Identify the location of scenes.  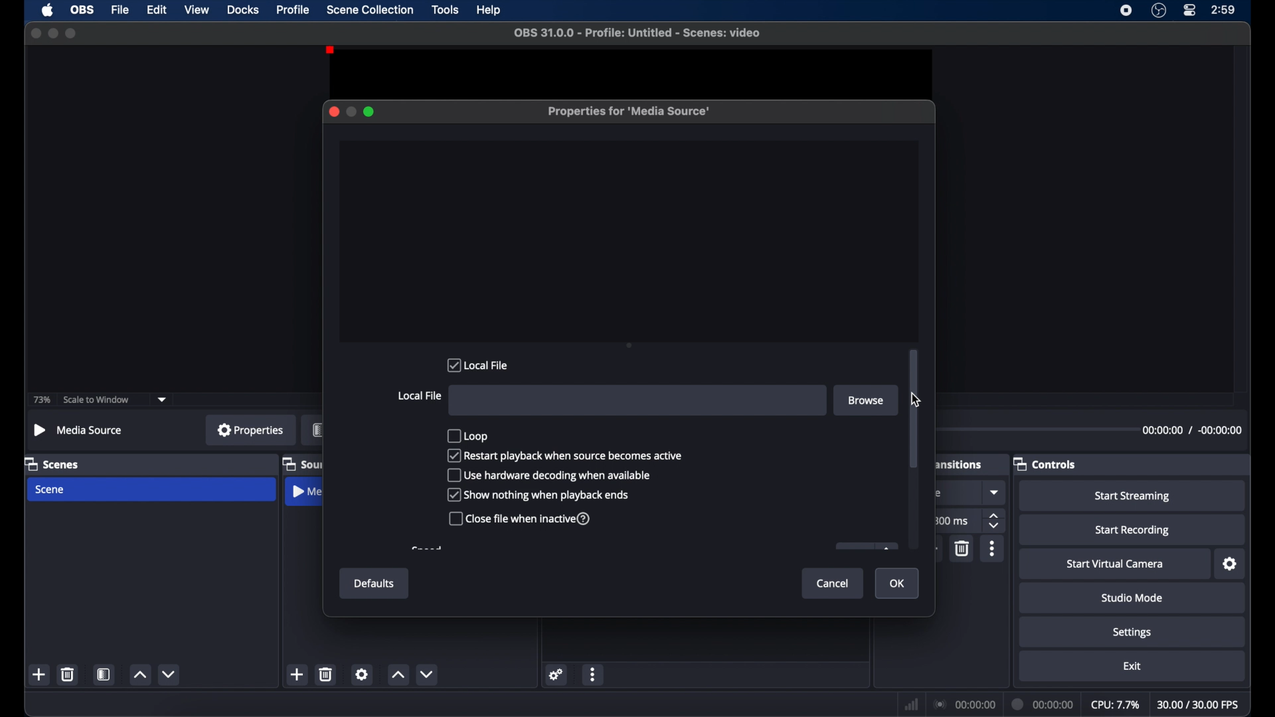
(52, 463).